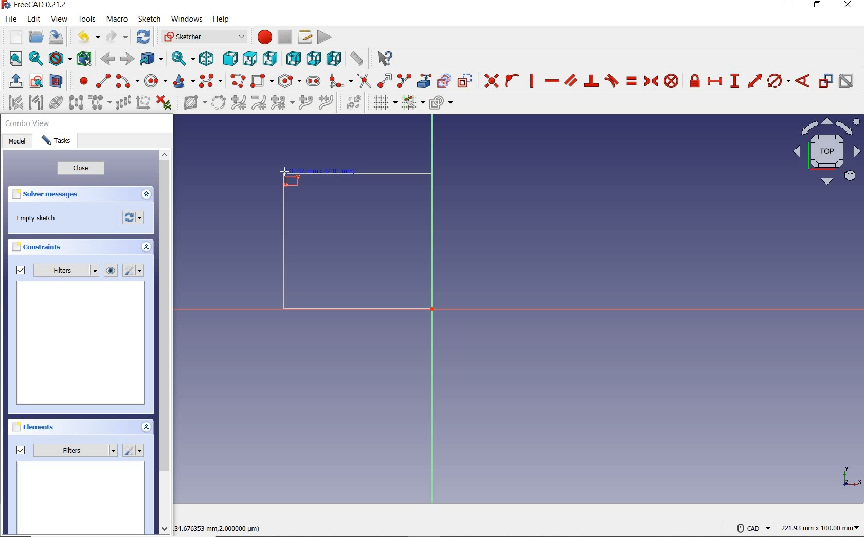 The image size is (864, 537). What do you see at coordinates (16, 142) in the screenshot?
I see `model` at bounding box center [16, 142].